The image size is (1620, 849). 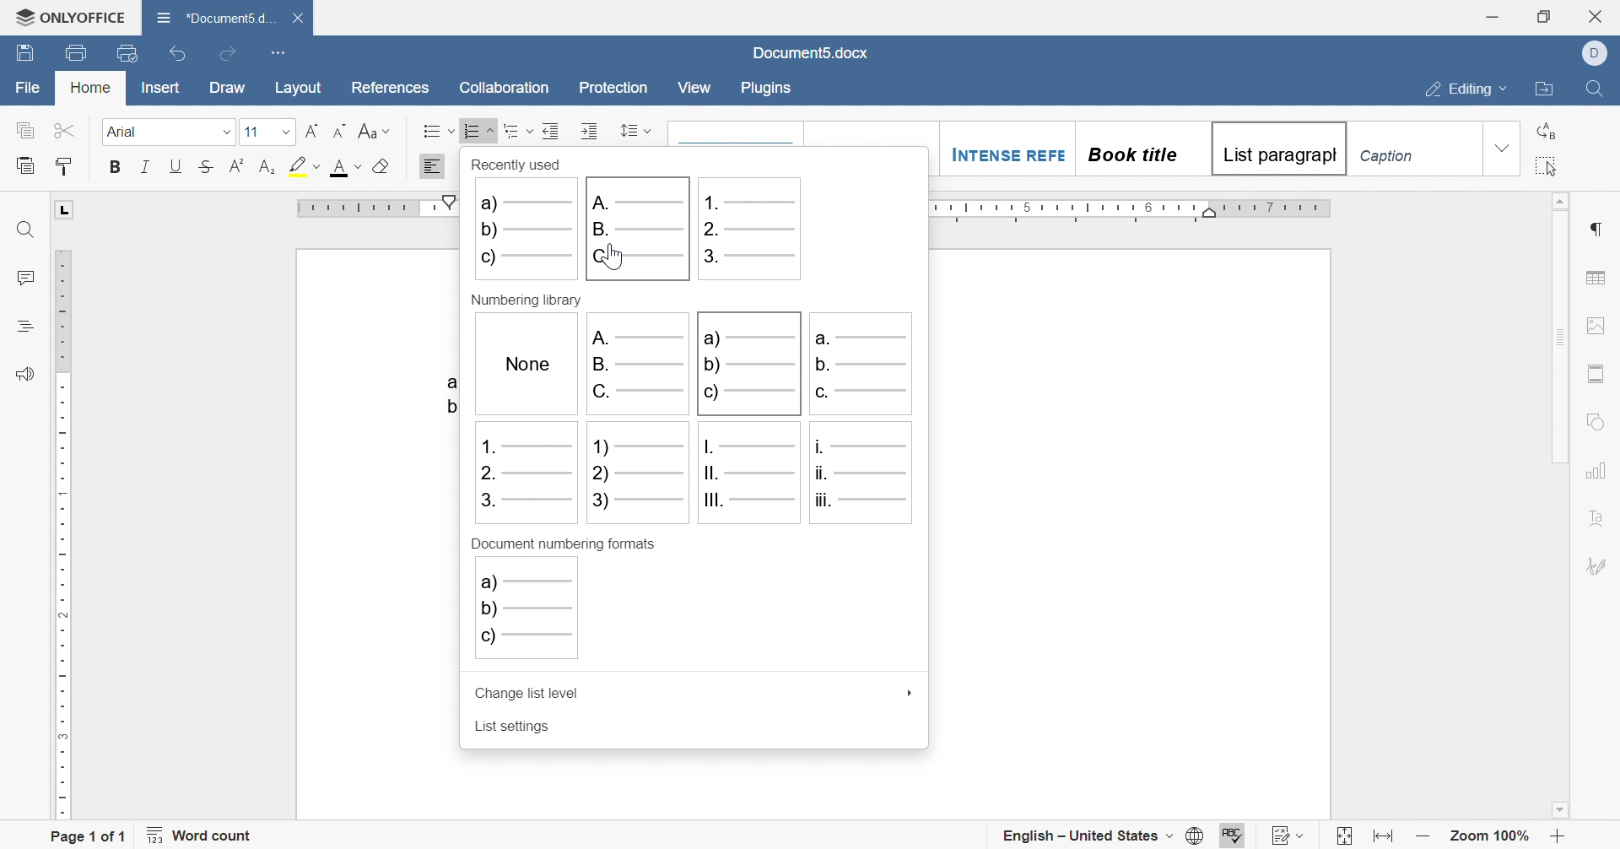 I want to click on set document language, so click(x=1103, y=837).